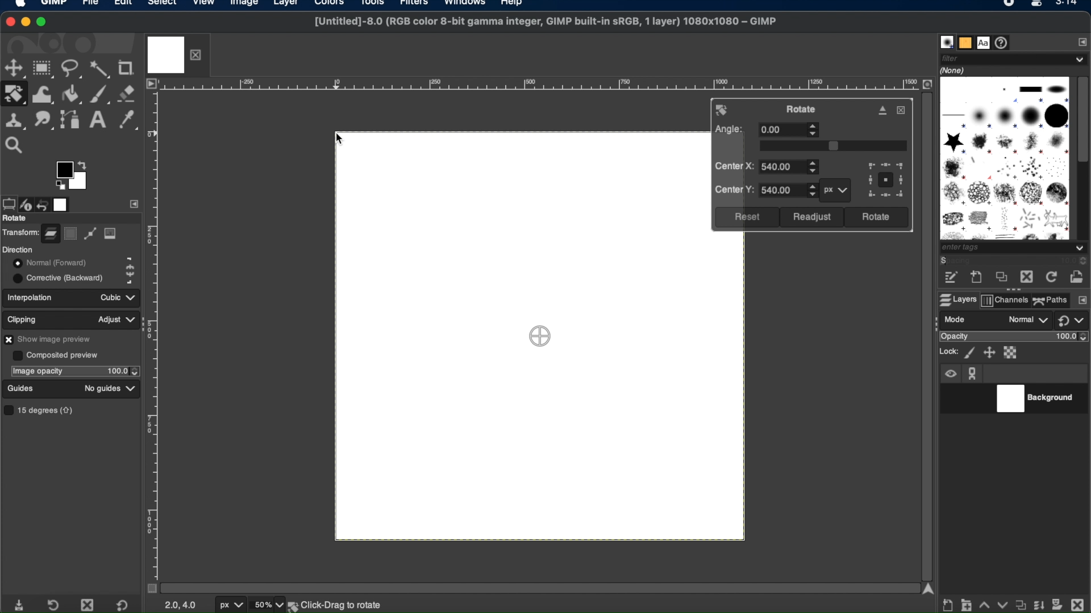 The image size is (1091, 613). What do you see at coordinates (102, 389) in the screenshot?
I see `no guides` at bounding box center [102, 389].